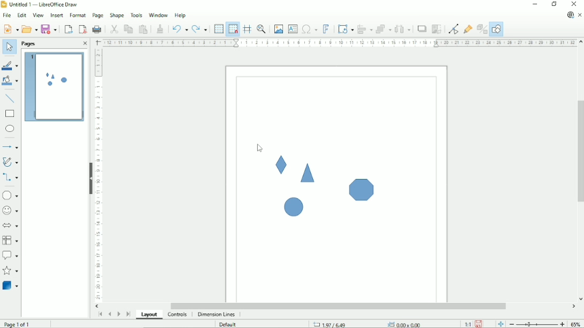 The image size is (584, 328). What do you see at coordinates (143, 29) in the screenshot?
I see `Paste` at bounding box center [143, 29].